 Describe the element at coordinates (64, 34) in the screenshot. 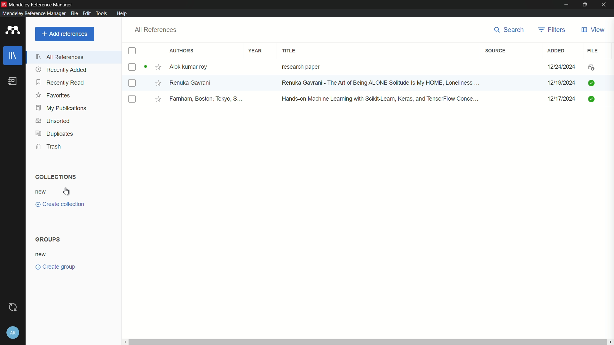

I see `add references` at that location.